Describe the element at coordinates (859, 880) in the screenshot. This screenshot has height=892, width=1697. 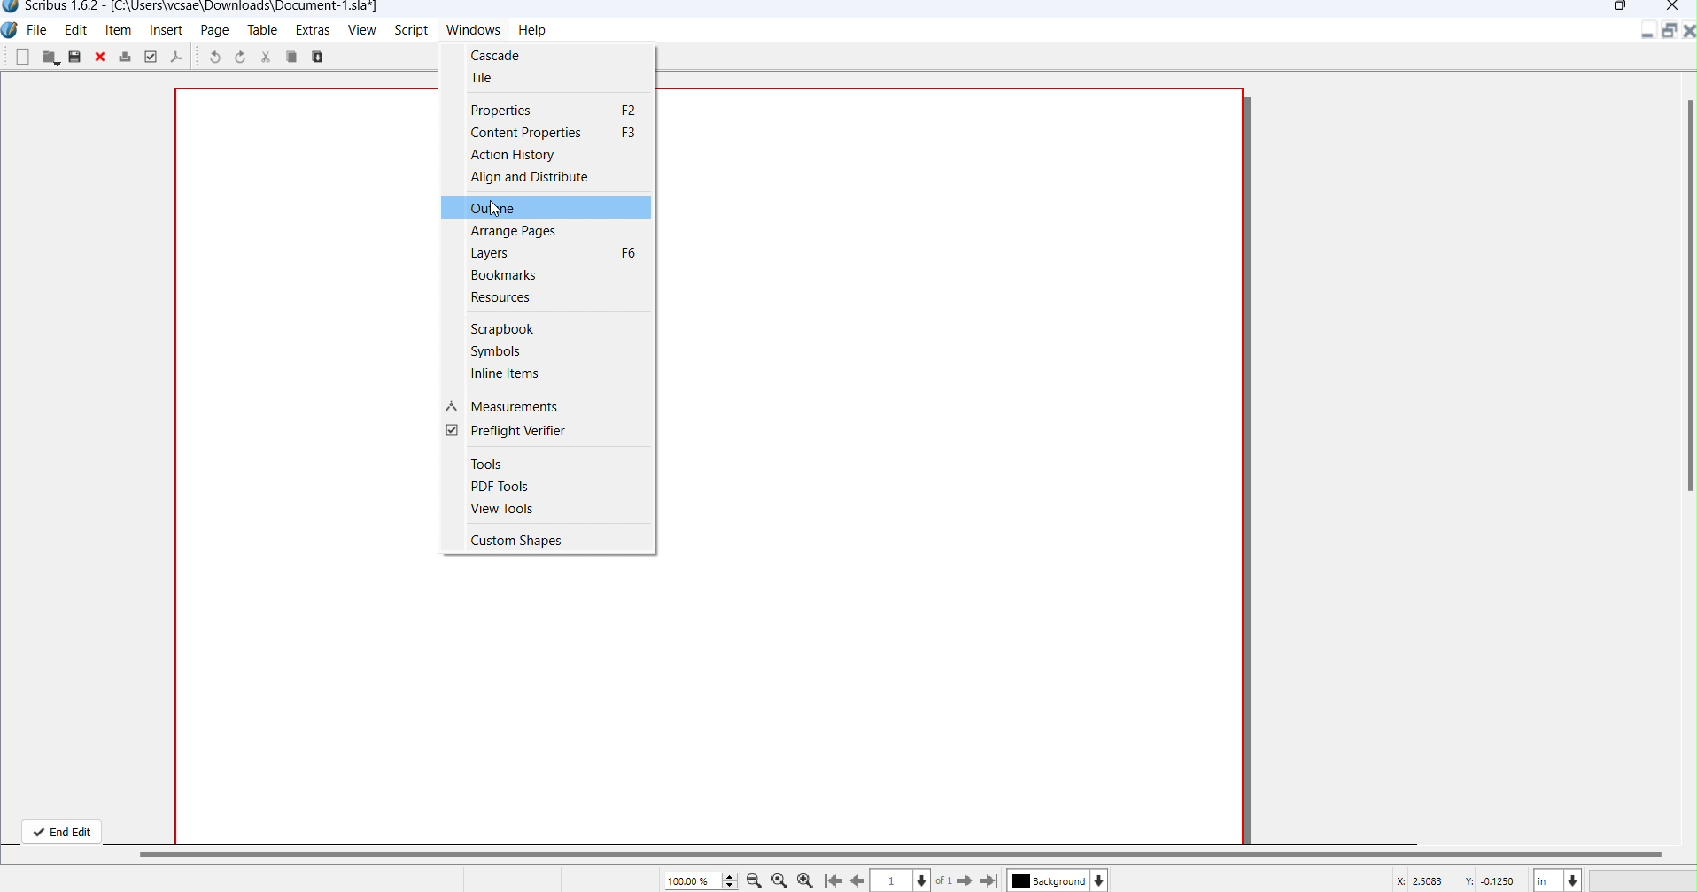
I see `back` at that location.